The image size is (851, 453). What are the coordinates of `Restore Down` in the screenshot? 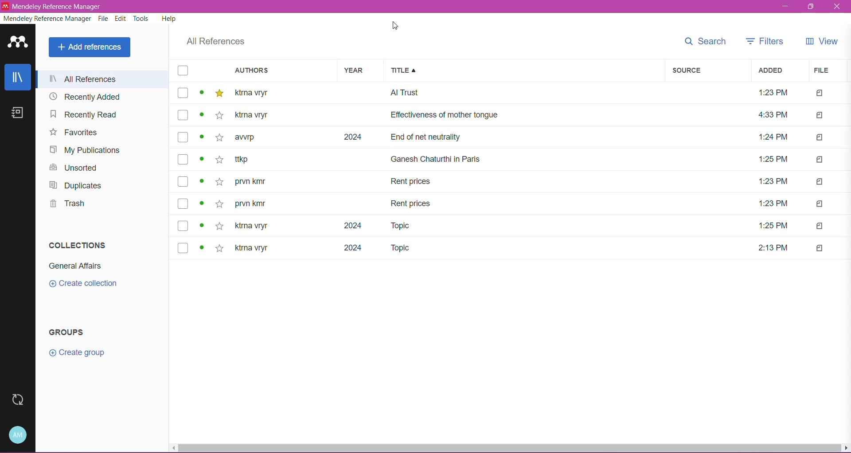 It's located at (810, 7).